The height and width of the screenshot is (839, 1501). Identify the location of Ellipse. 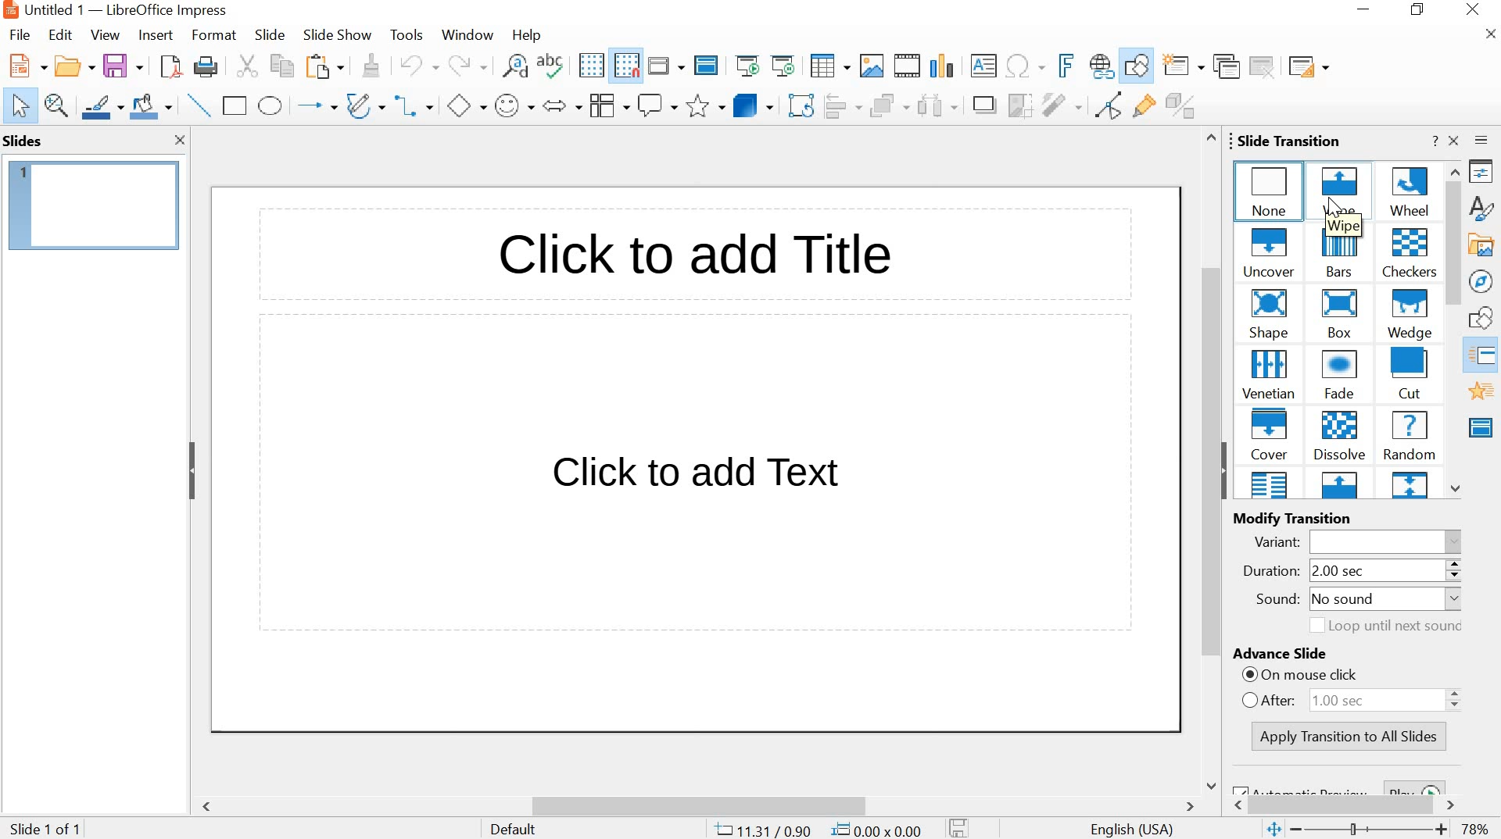
(271, 105).